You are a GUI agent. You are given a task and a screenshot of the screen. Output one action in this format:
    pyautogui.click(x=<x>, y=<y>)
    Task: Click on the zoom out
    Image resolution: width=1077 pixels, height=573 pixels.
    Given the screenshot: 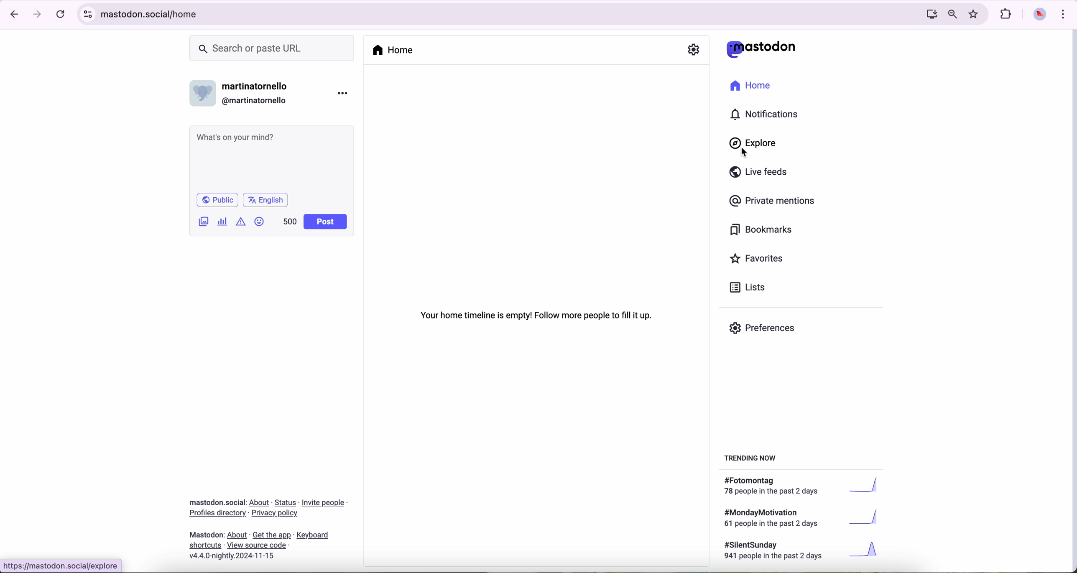 What is the action you would take?
    pyautogui.click(x=952, y=13)
    